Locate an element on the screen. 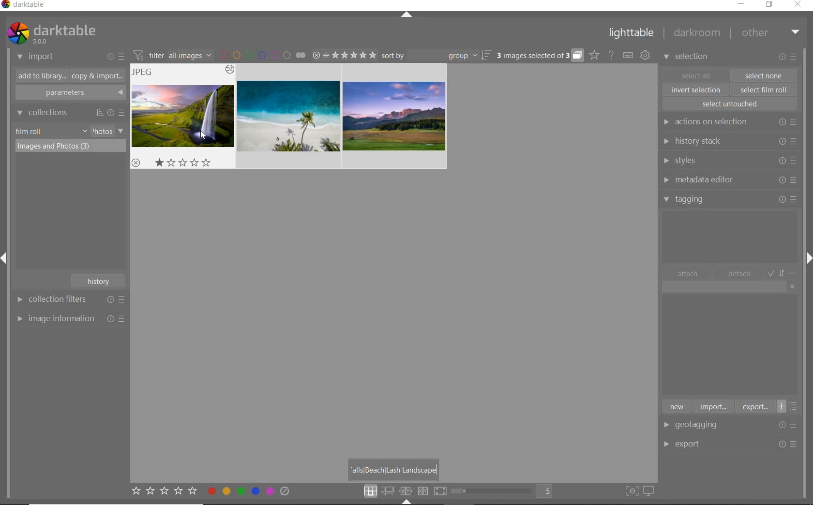 The height and width of the screenshot is (505, 813). metadata editor is located at coordinates (728, 180).